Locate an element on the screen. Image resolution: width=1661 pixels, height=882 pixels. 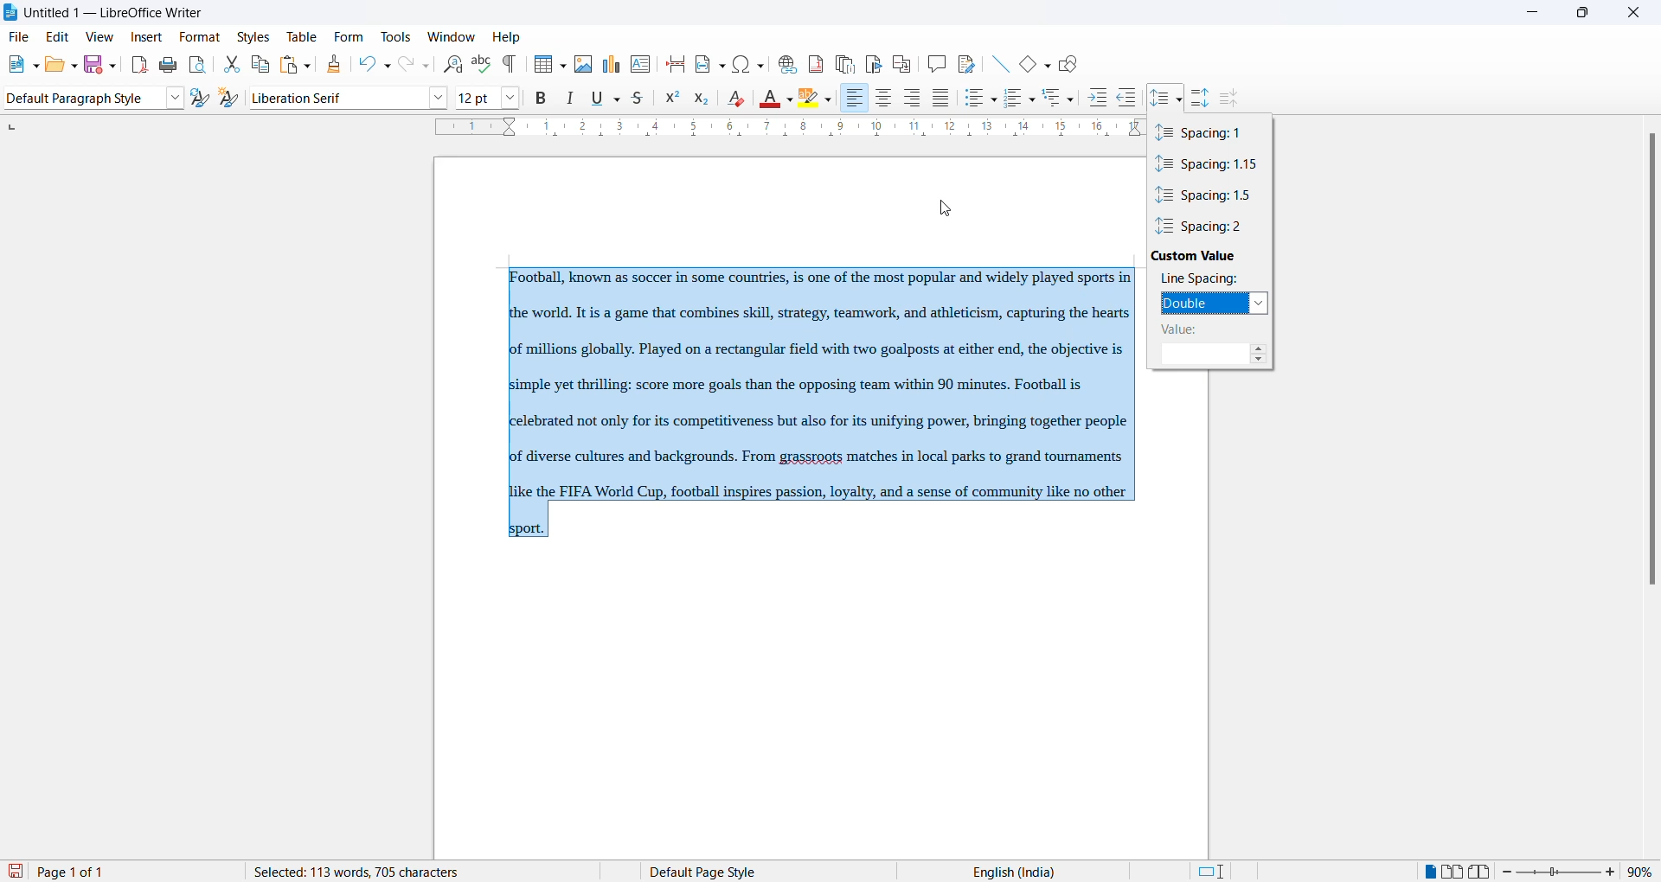
paste is located at coordinates (288, 65).